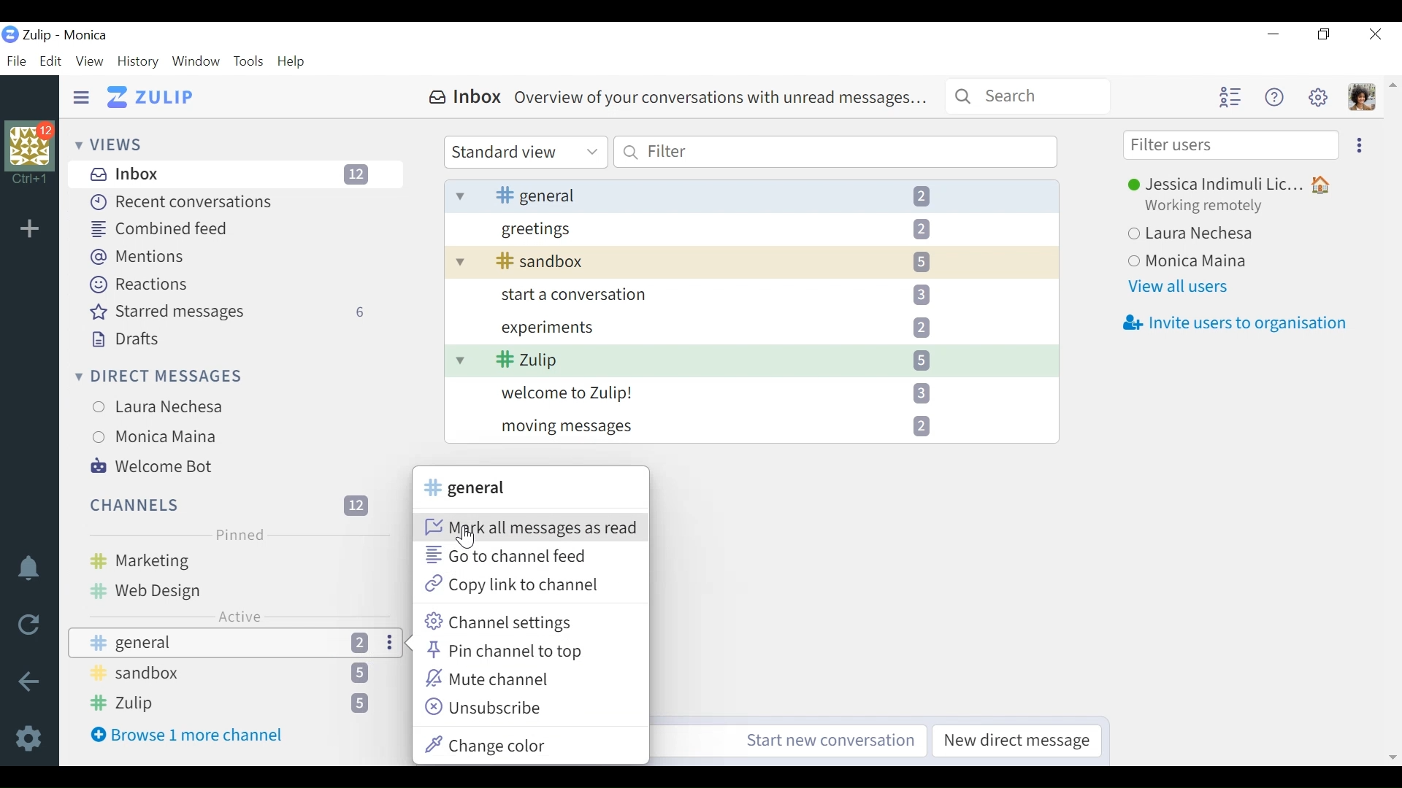 This screenshot has height=788, width=1402. I want to click on View, so click(88, 62).